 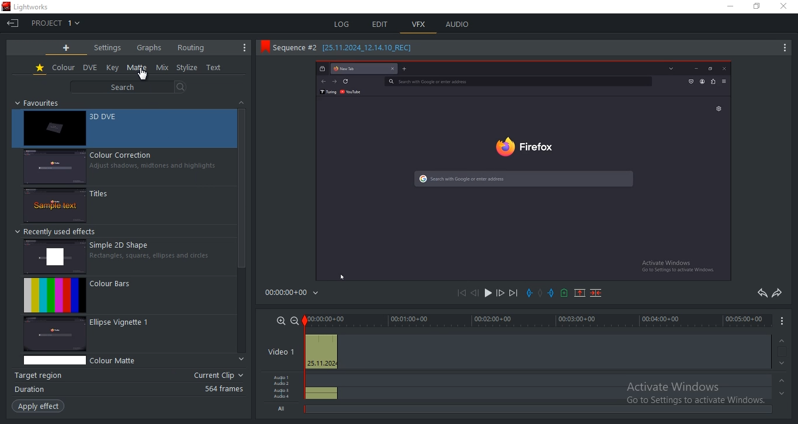 I want to click on time, so click(x=294, y=295).